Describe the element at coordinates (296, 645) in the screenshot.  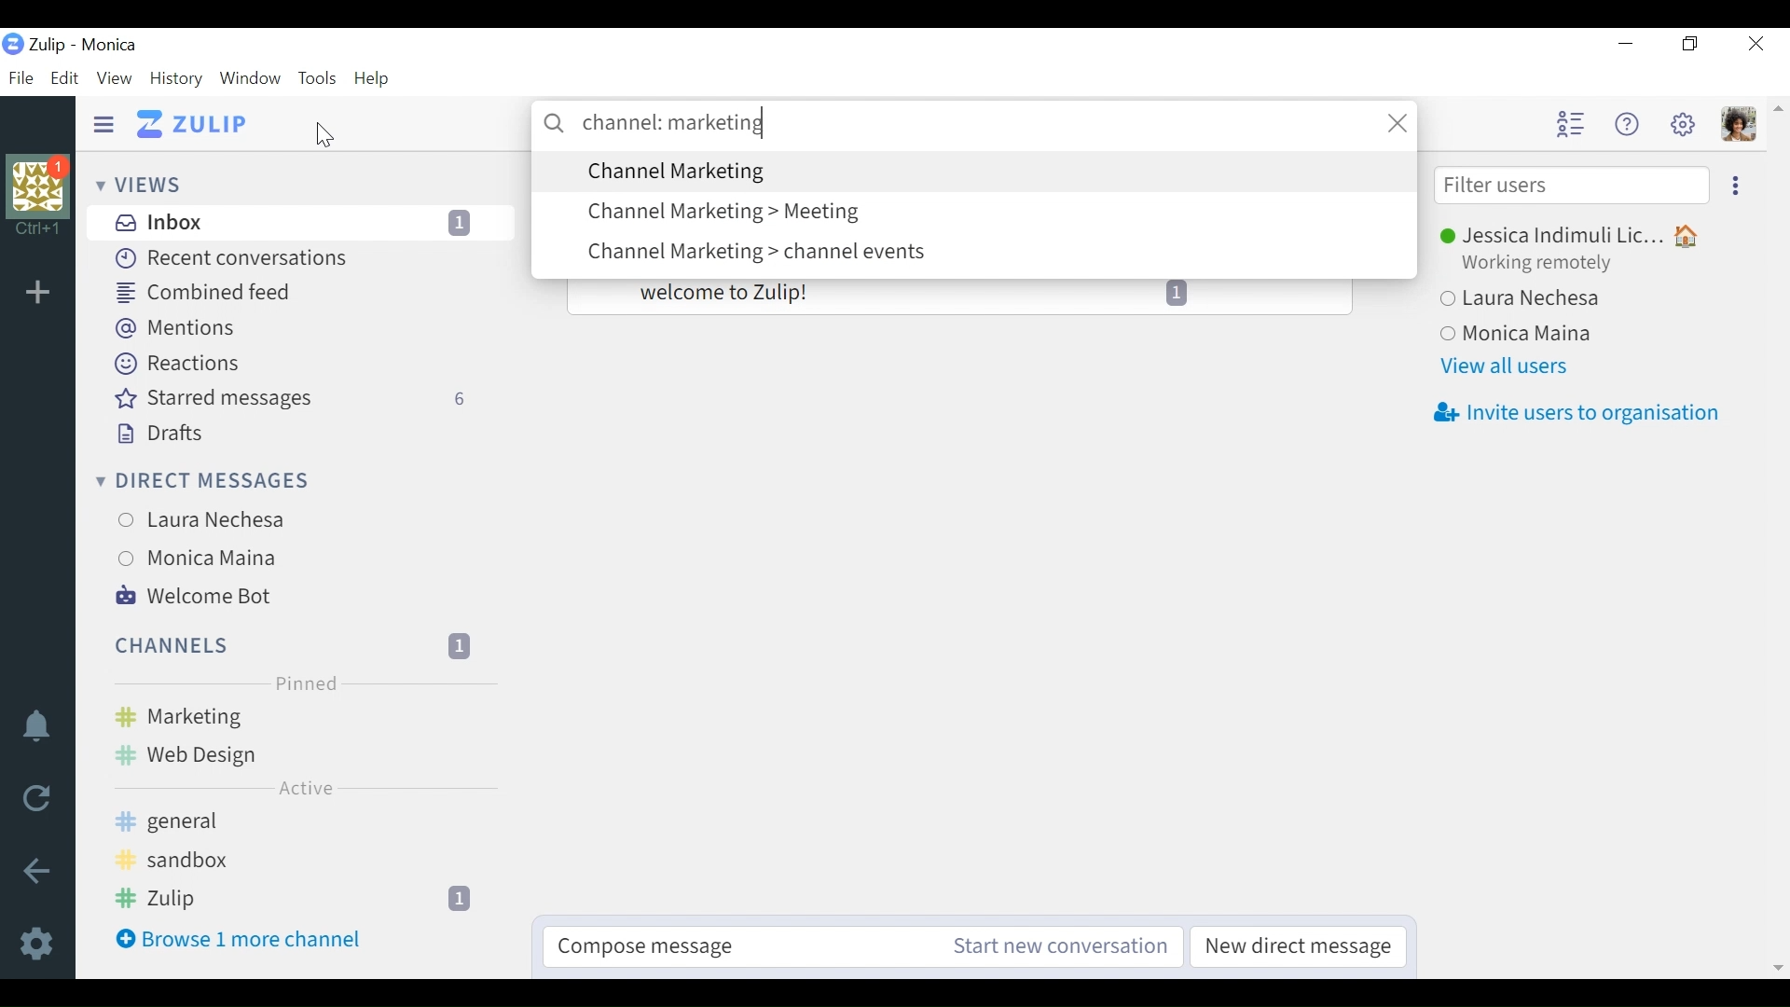
I see `Channel` at that location.